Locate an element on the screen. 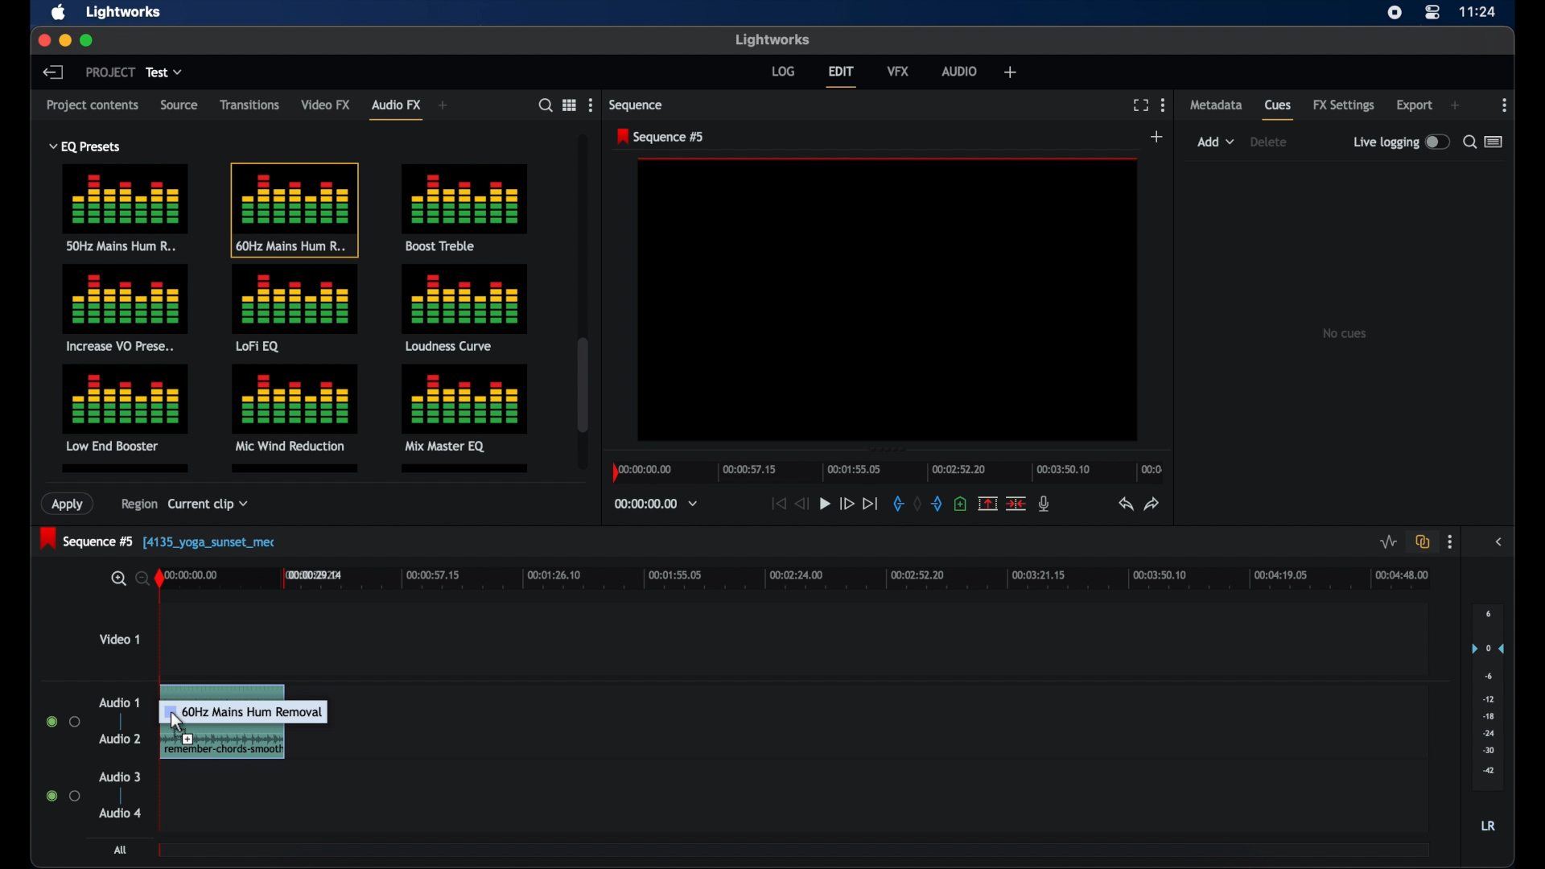  50hz is located at coordinates (126, 211).